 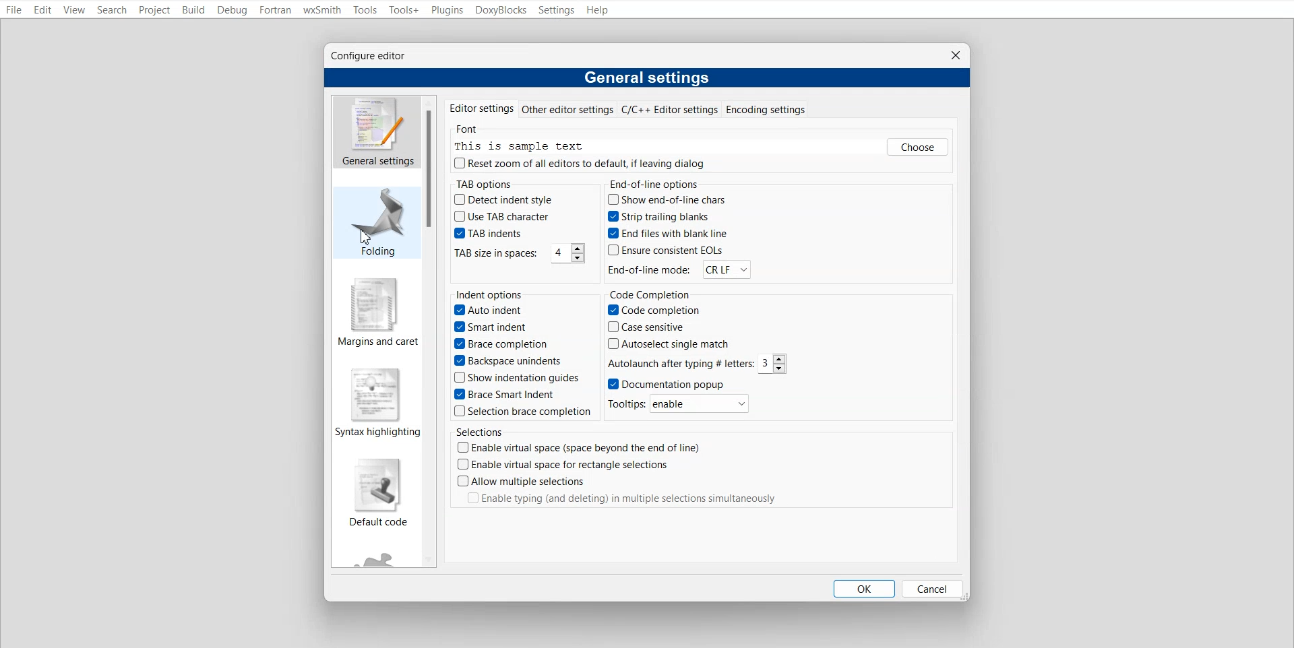 What do you see at coordinates (274, 9) in the screenshot?
I see `Fortran` at bounding box center [274, 9].